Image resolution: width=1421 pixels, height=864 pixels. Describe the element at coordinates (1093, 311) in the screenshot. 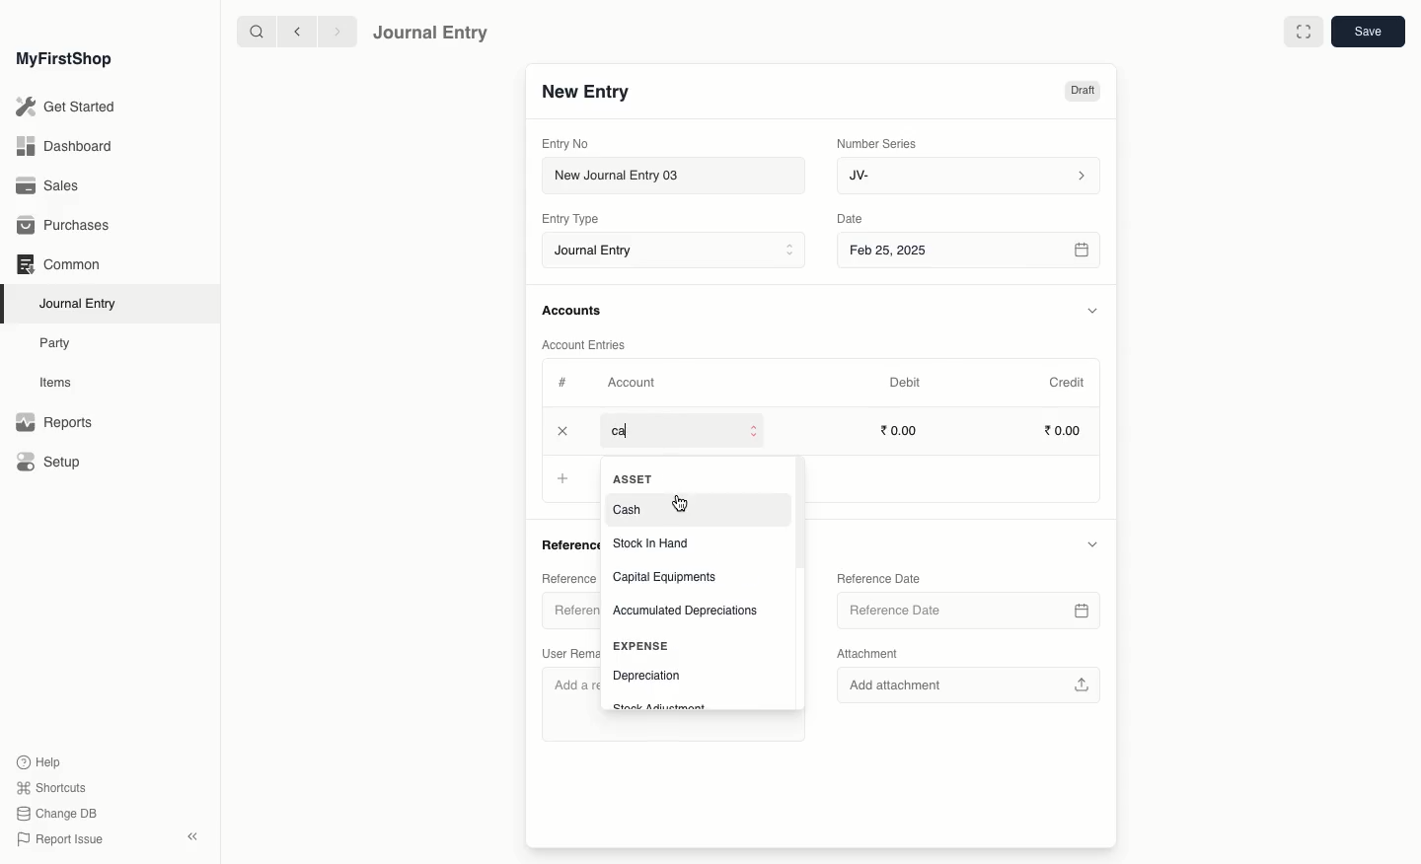

I see `Hide` at that location.